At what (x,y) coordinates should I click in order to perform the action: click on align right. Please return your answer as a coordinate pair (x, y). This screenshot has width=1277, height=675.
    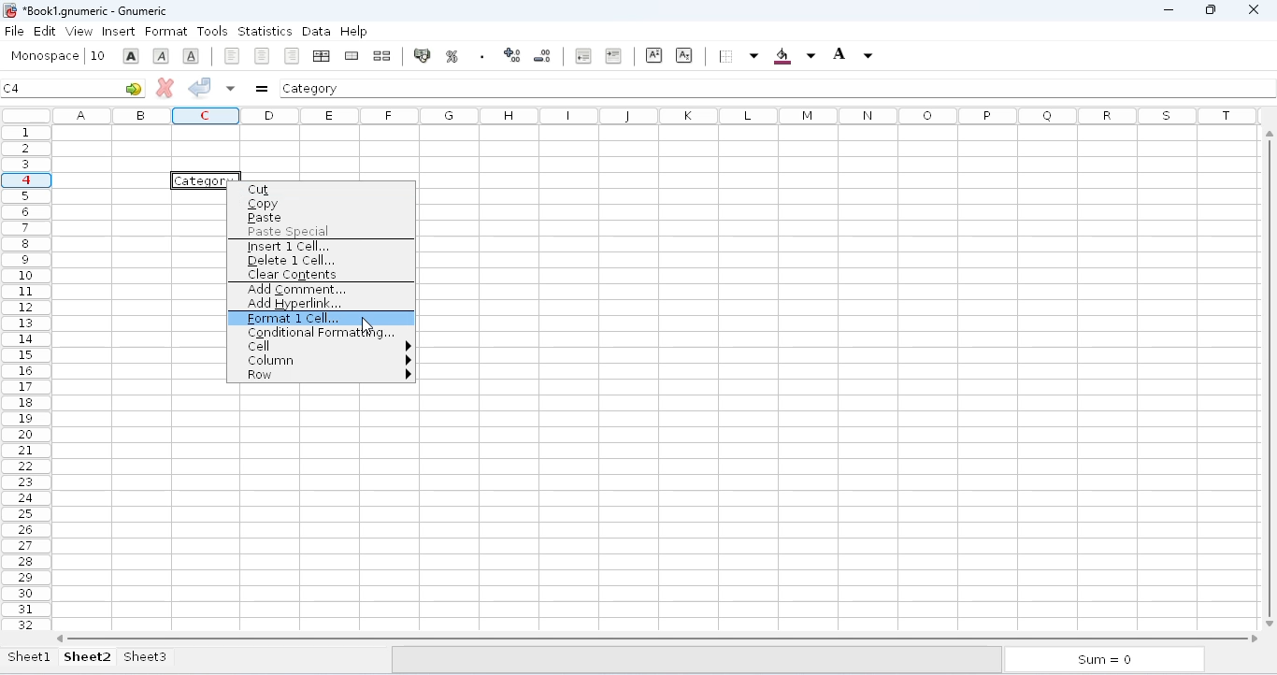
    Looking at the image, I should click on (292, 55).